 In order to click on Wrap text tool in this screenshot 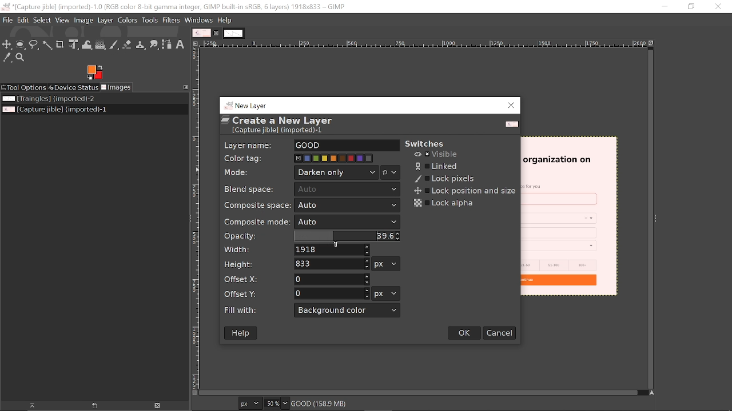, I will do `click(87, 45)`.